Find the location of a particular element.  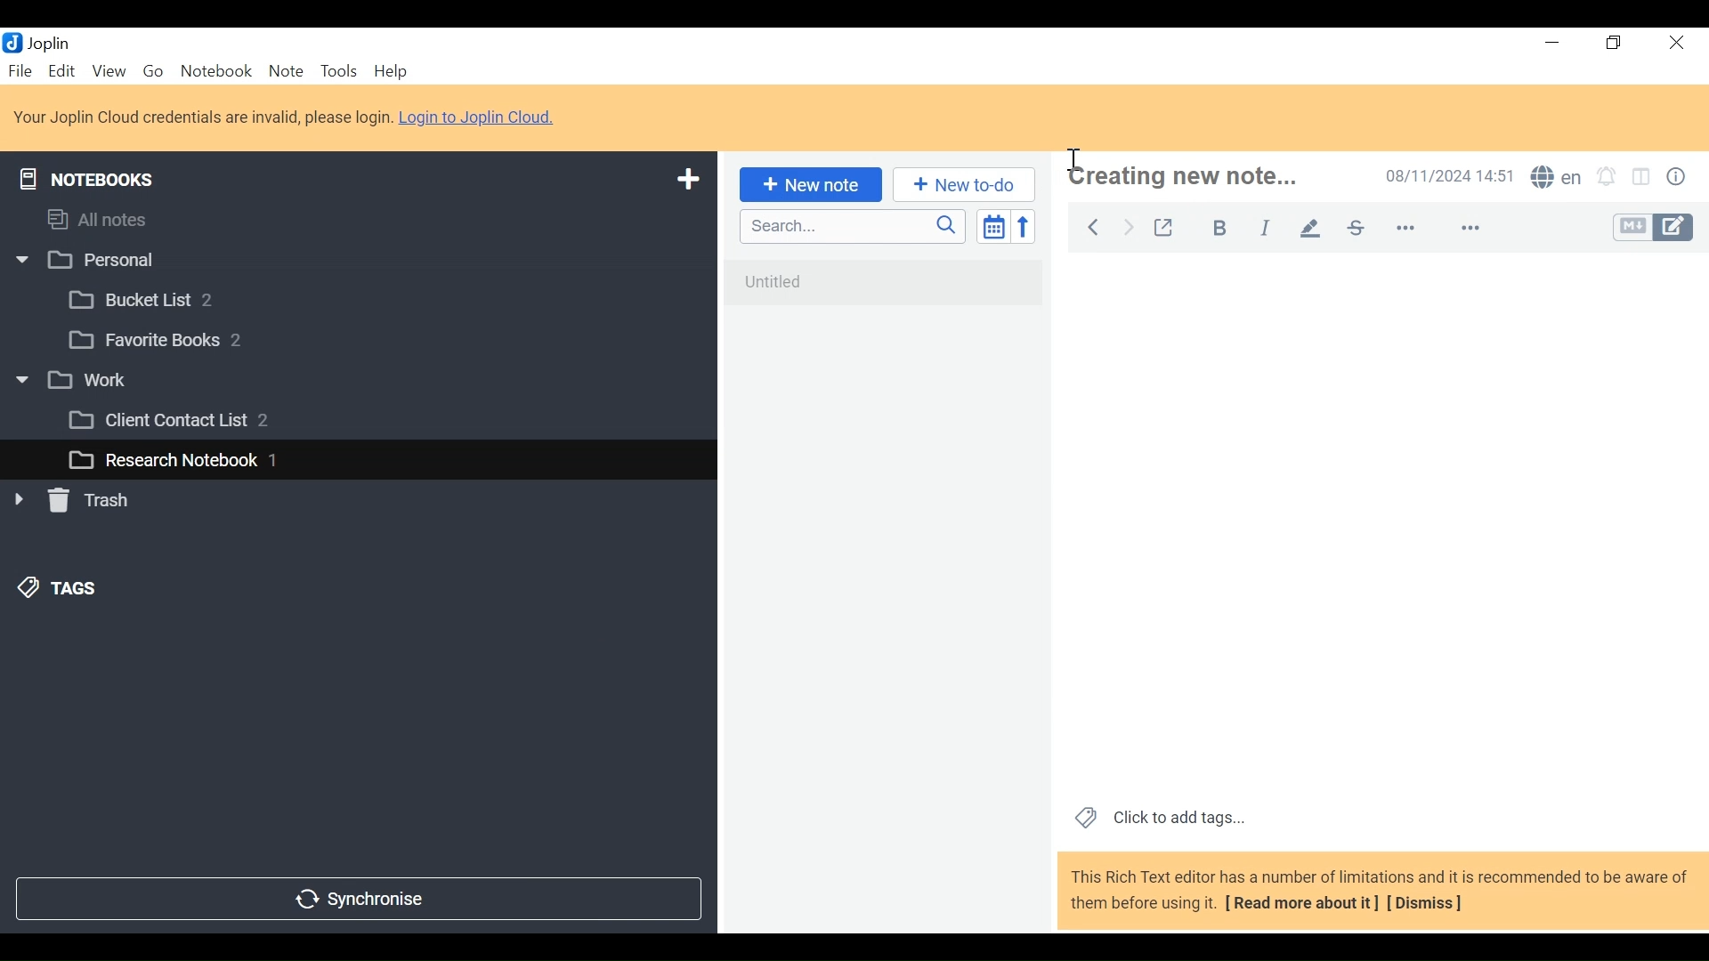

italiac is located at coordinates (1267, 227).